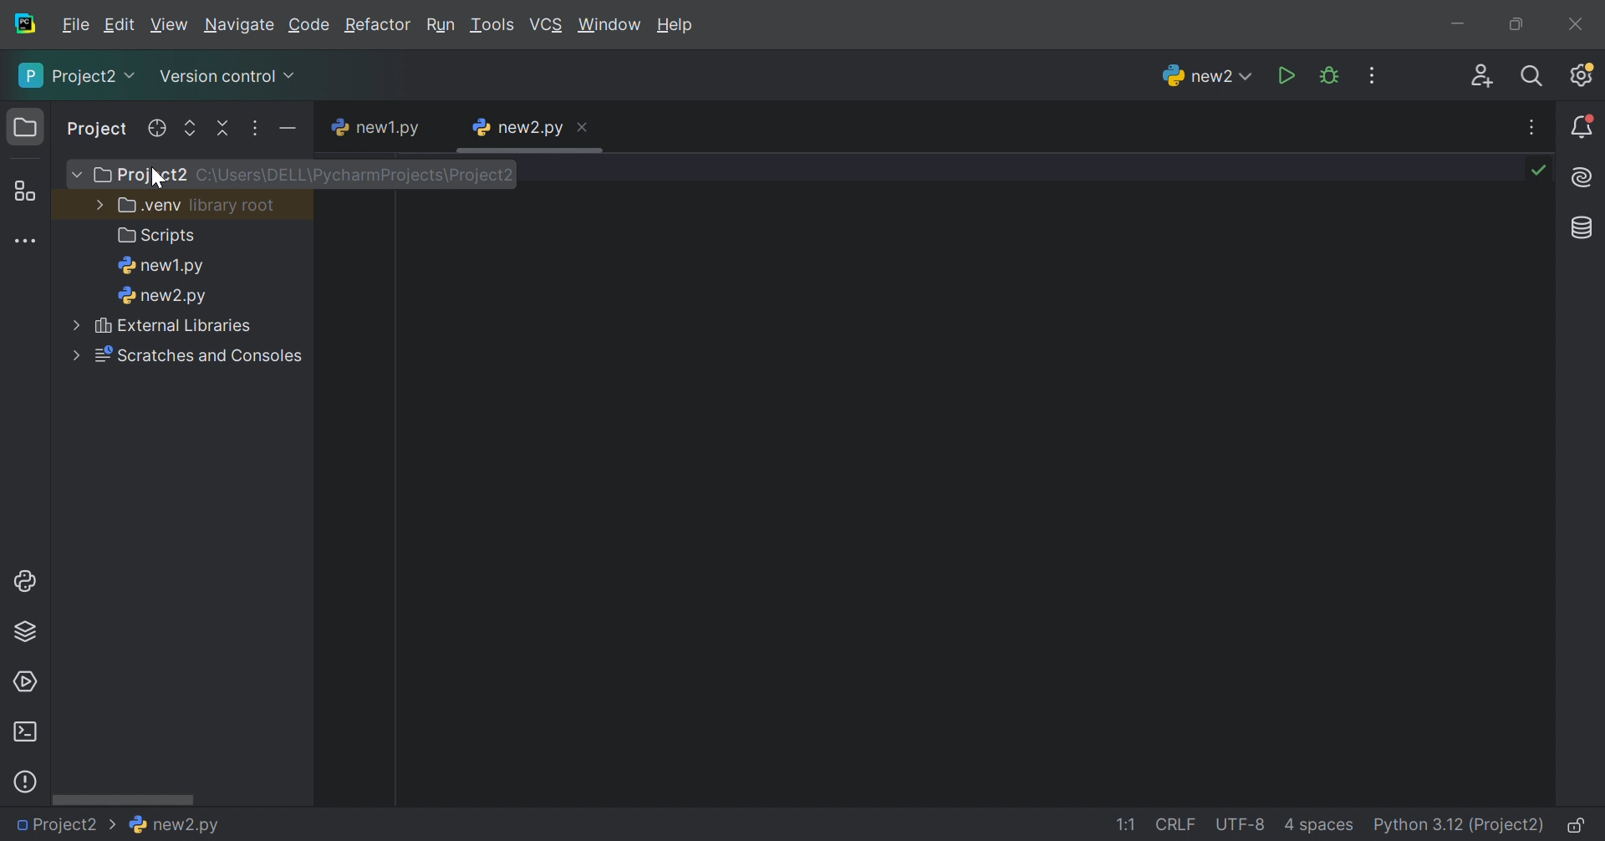 The width and height of the screenshot is (1605, 841). I want to click on new1.py, so click(164, 265).